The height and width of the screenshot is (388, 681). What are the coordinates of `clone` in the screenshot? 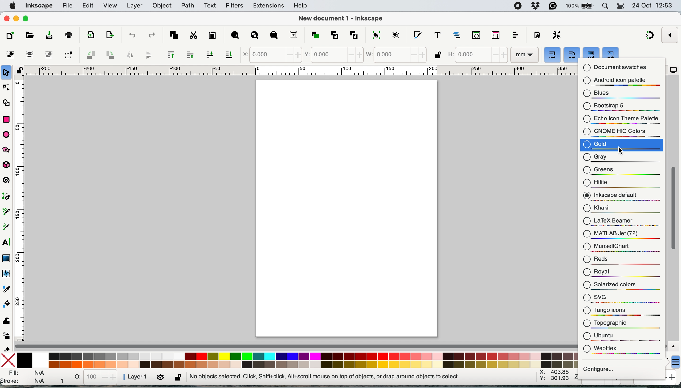 It's located at (334, 35).